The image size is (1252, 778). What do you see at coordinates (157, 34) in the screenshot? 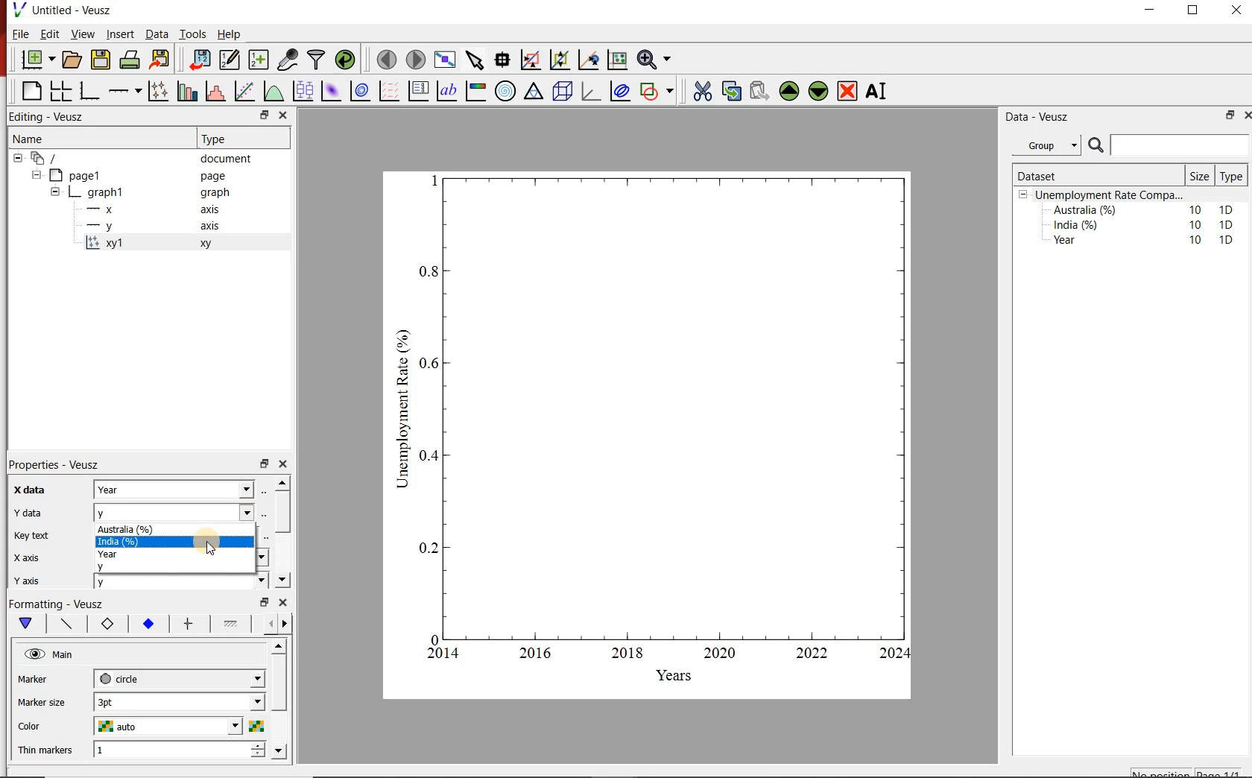
I see `Data` at bounding box center [157, 34].